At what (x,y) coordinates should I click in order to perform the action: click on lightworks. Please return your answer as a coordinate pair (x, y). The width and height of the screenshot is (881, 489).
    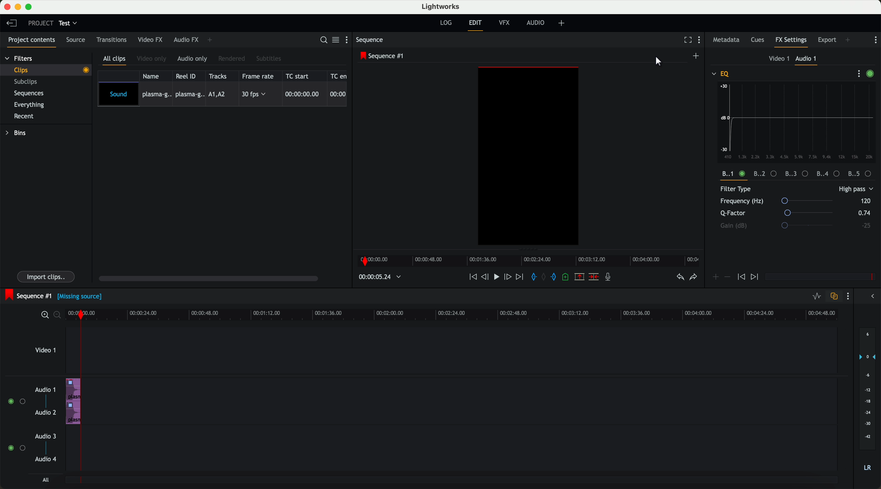
    Looking at the image, I should click on (442, 7).